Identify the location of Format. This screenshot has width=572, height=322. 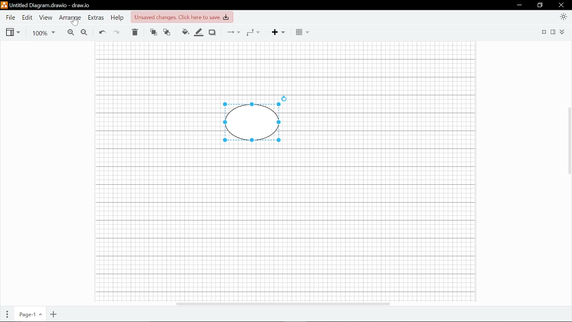
(554, 32).